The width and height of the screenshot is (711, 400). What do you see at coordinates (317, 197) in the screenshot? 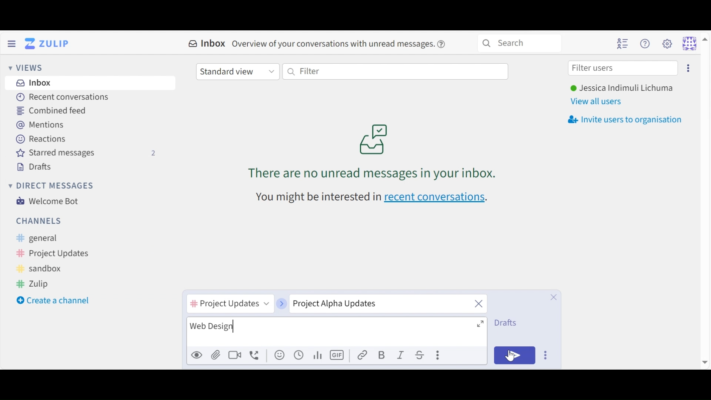
I see `text` at bounding box center [317, 197].